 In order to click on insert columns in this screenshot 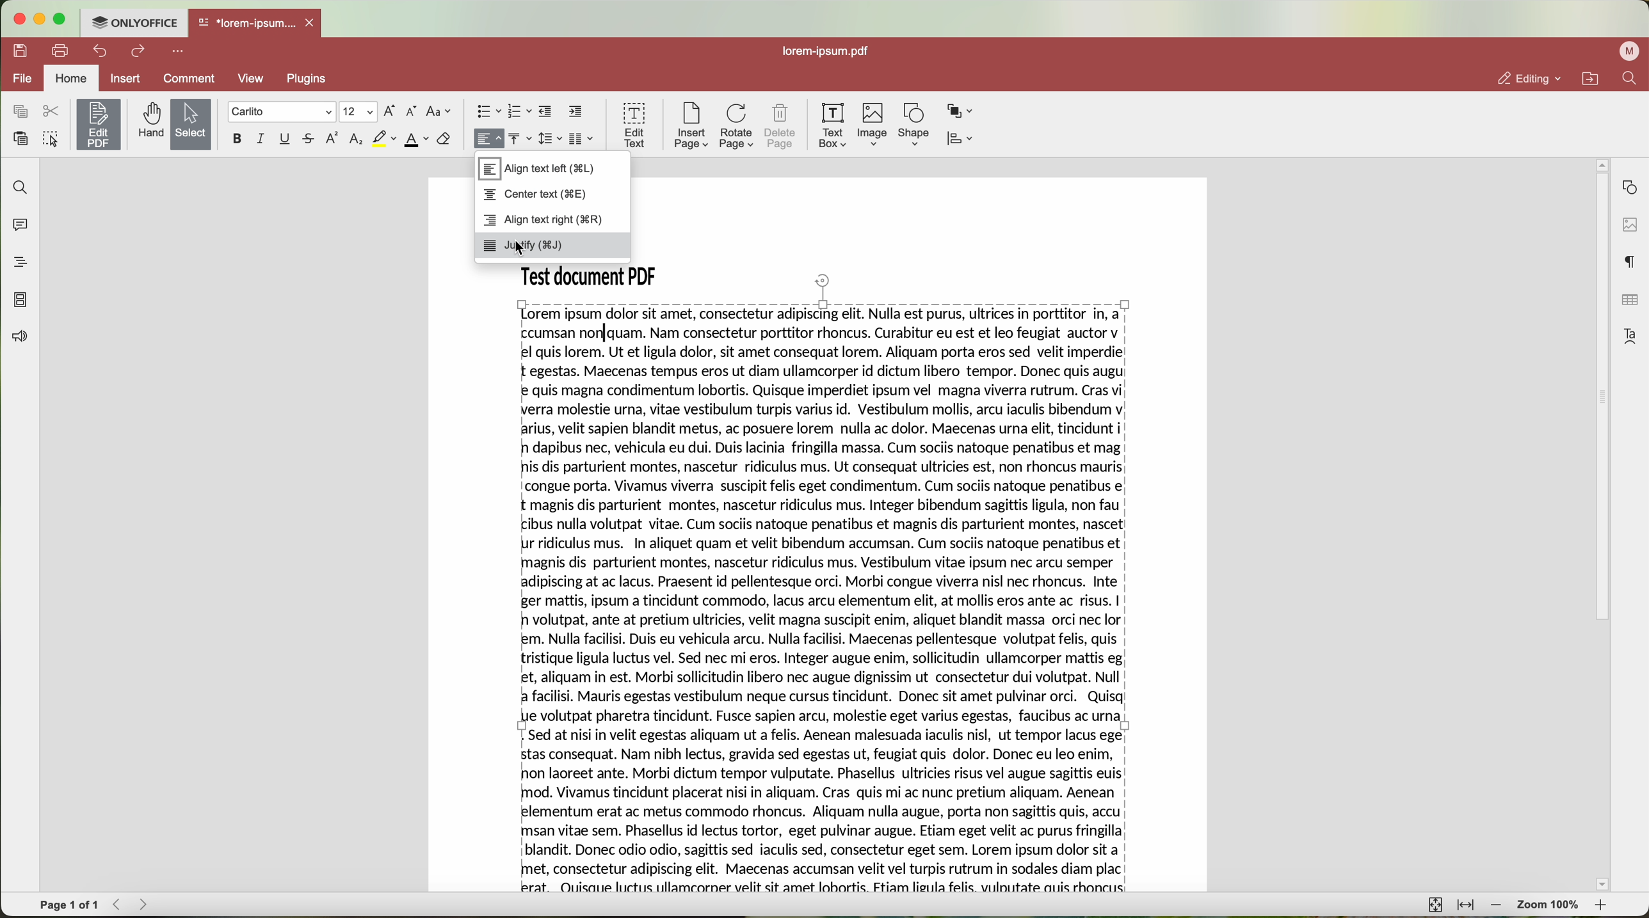, I will do `click(580, 139)`.